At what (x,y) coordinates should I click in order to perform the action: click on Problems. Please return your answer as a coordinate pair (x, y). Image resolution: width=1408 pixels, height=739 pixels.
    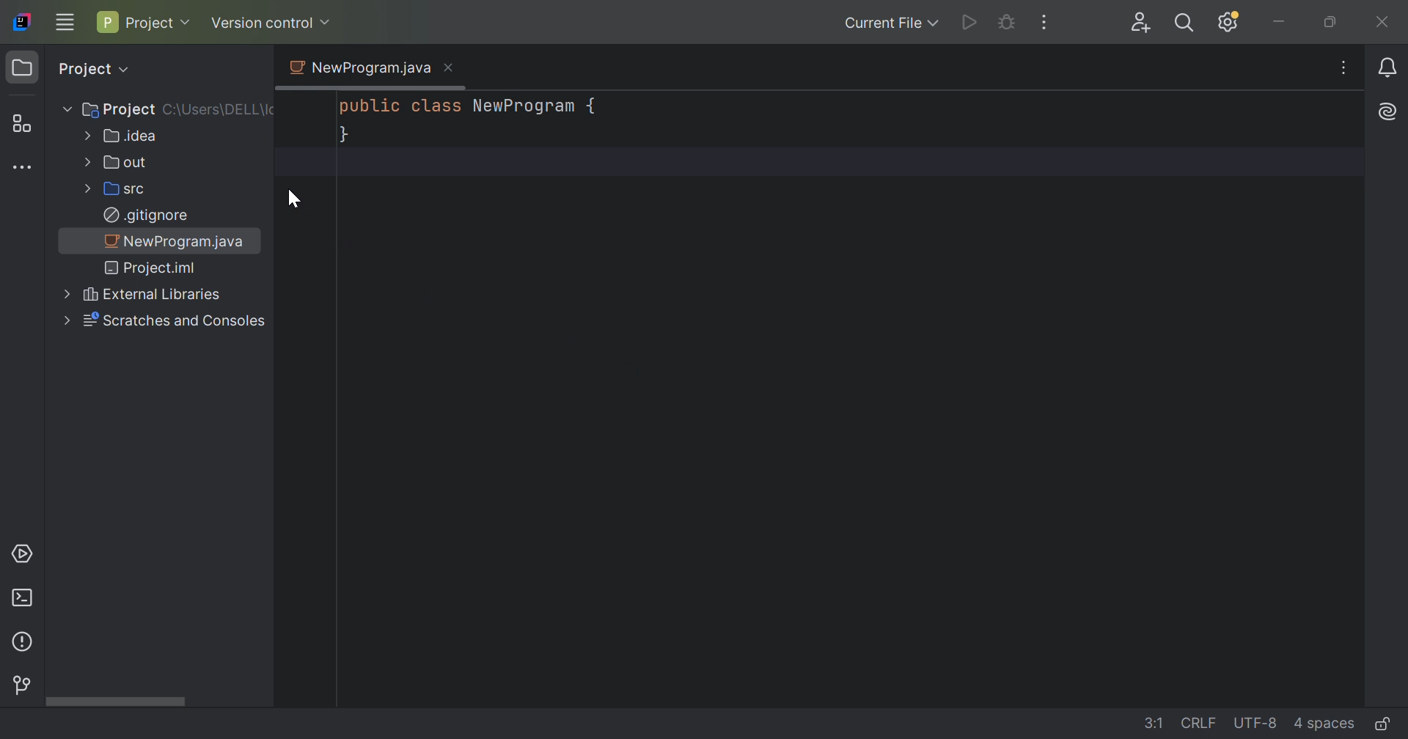
    Looking at the image, I should click on (25, 641).